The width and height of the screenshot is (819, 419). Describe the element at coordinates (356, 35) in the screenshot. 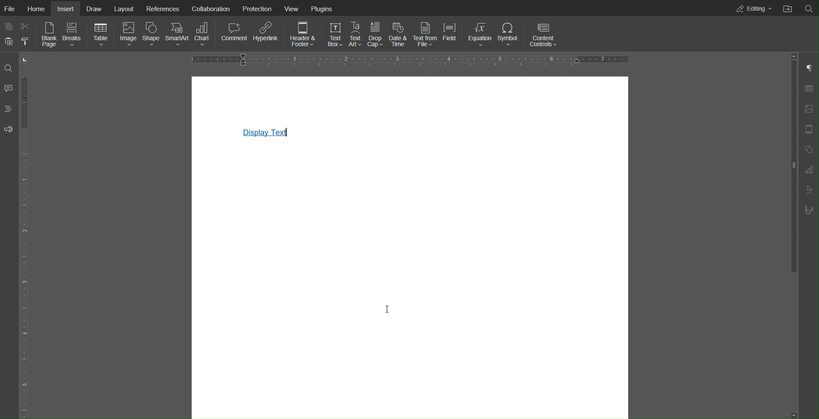

I see `Text Art` at that location.